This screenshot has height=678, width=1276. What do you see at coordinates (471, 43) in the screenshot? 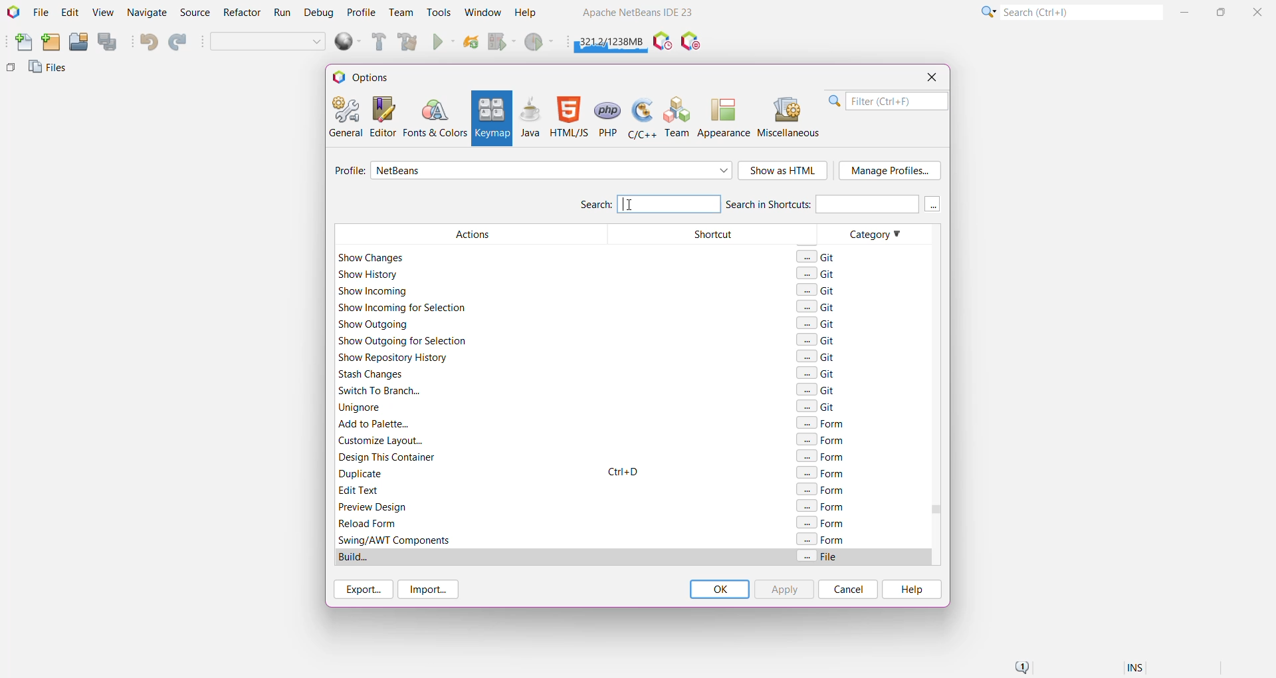
I see `Reload` at bounding box center [471, 43].